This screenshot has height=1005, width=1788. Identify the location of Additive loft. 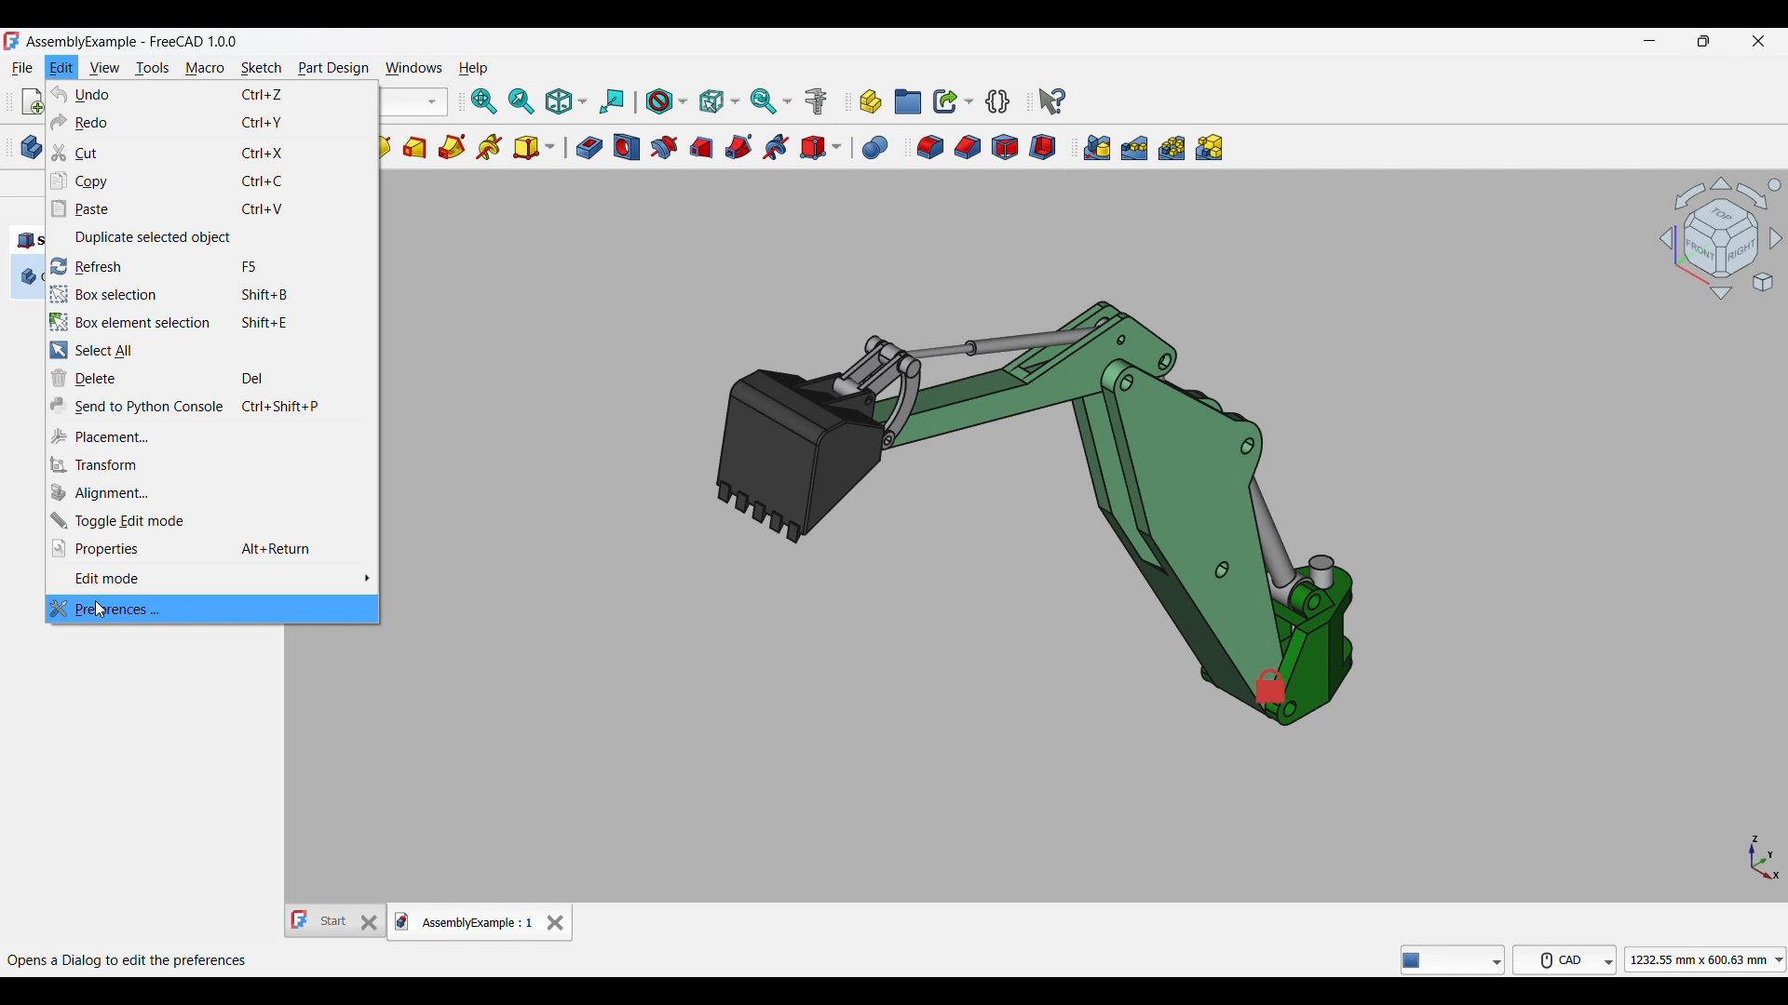
(414, 147).